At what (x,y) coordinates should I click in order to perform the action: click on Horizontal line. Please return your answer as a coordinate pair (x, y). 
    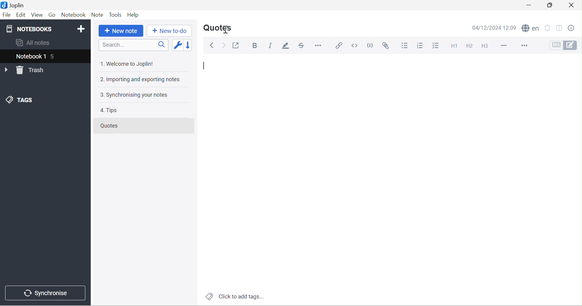
    Looking at the image, I should click on (502, 47).